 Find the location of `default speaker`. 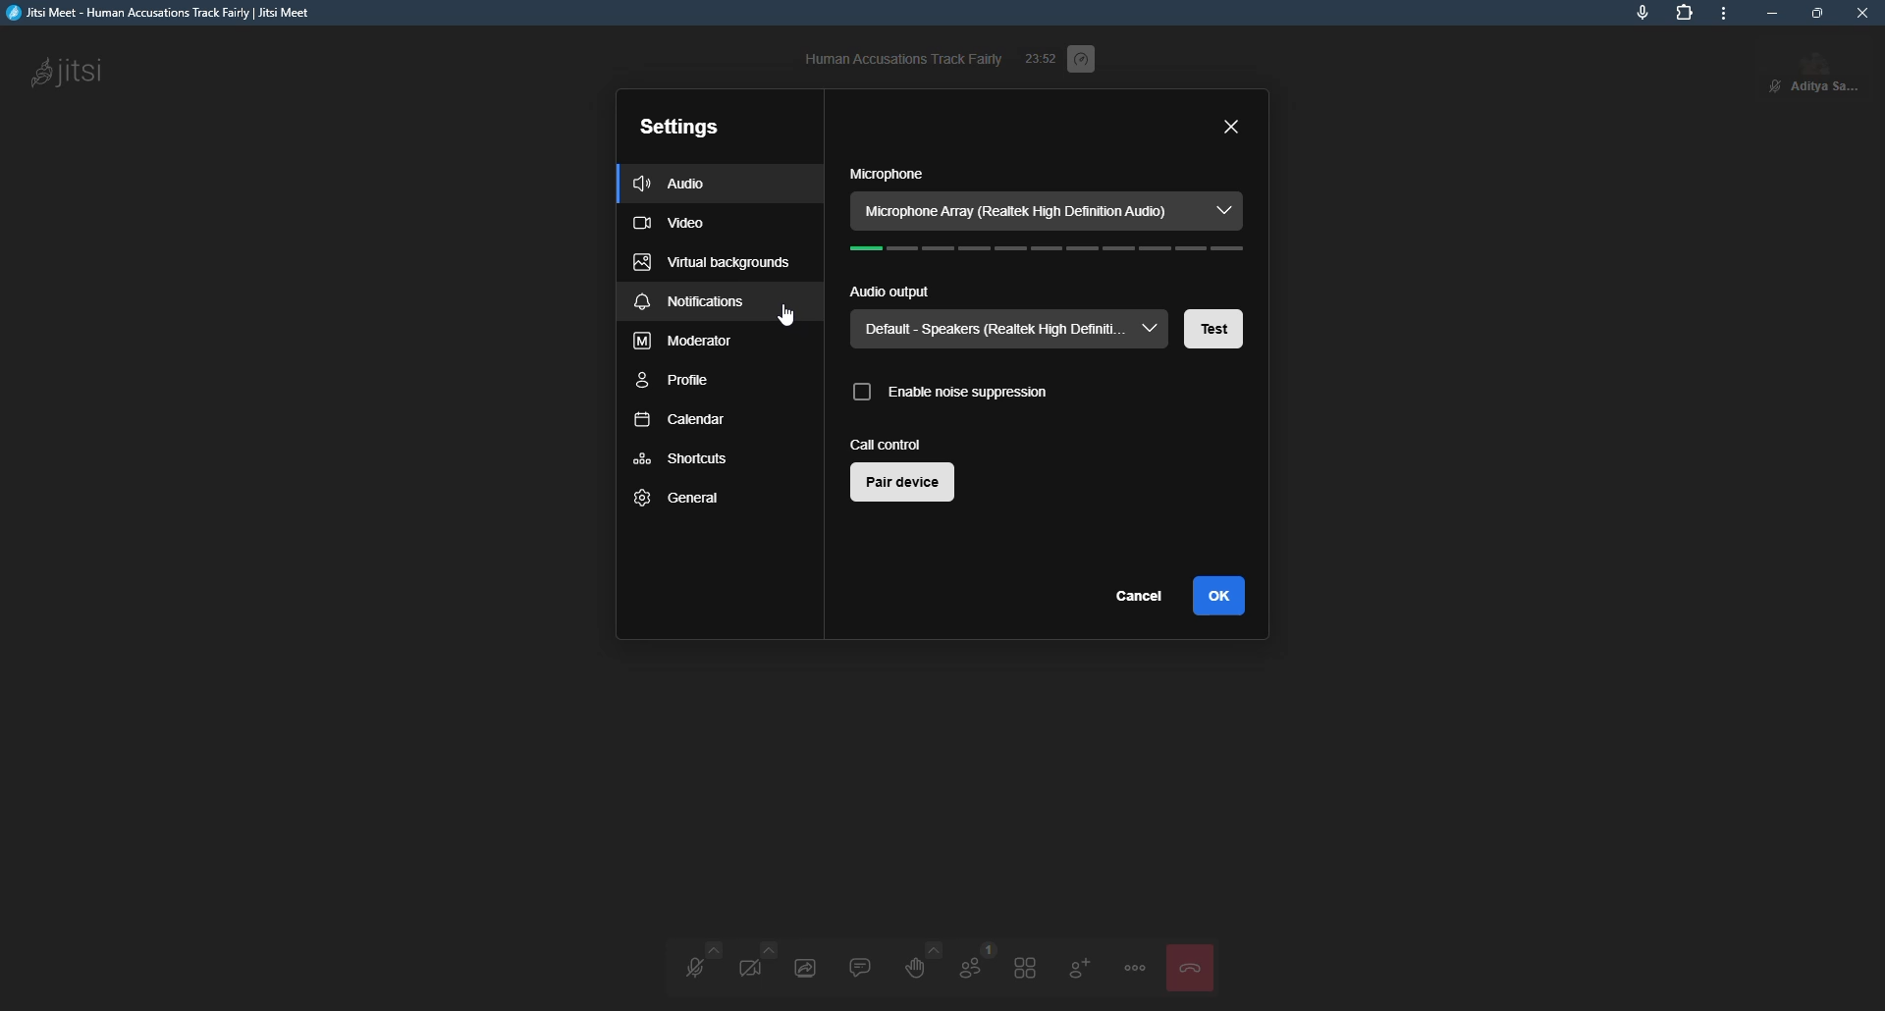

default speaker is located at coordinates (1009, 330).